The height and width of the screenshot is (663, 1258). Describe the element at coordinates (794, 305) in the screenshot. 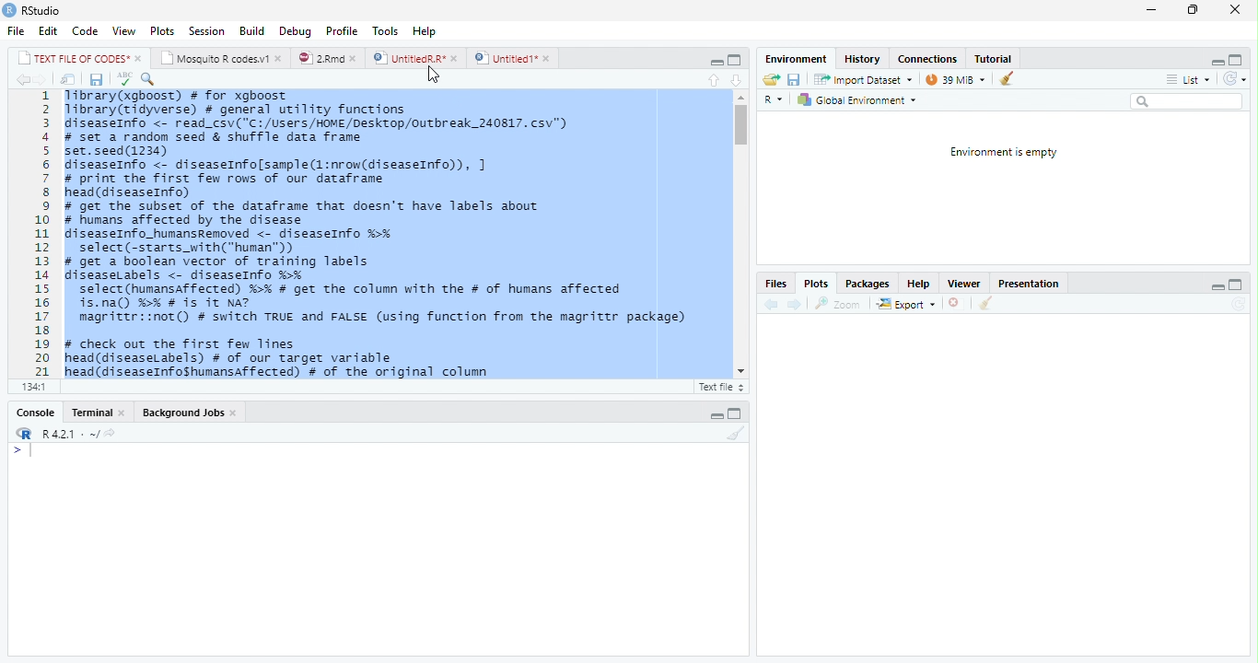

I see `Next` at that location.